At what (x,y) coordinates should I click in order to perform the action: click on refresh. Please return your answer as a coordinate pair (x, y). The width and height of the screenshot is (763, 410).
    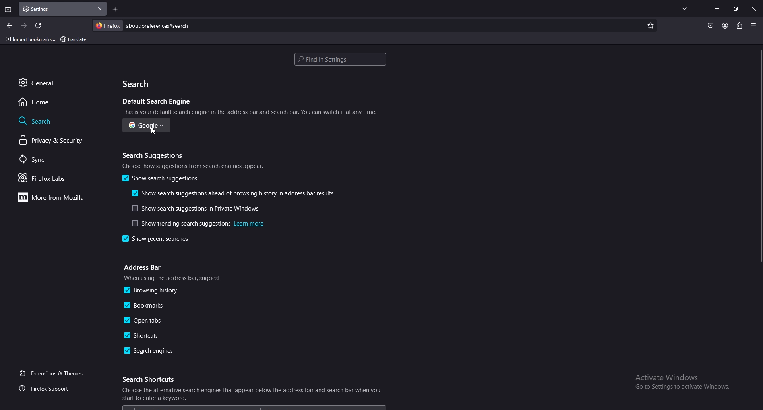
    Looking at the image, I should click on (40, 25).